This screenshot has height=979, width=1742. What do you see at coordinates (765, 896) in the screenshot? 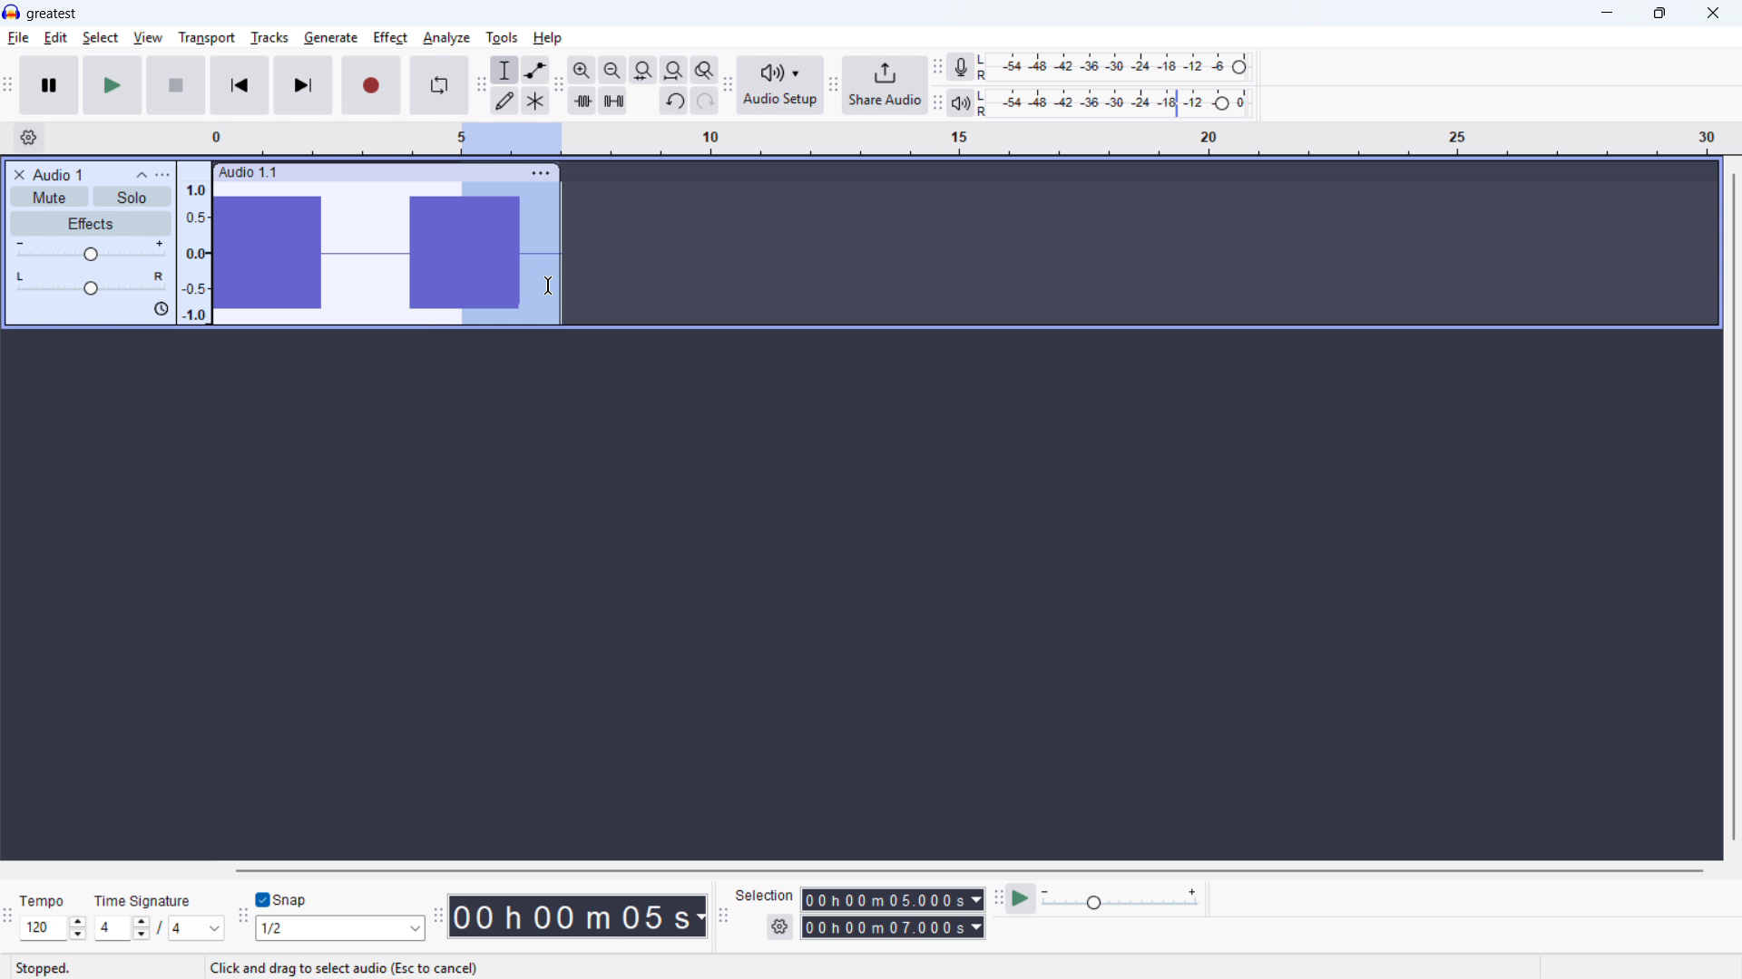
I see `selection` at bounding box center [765, 896].